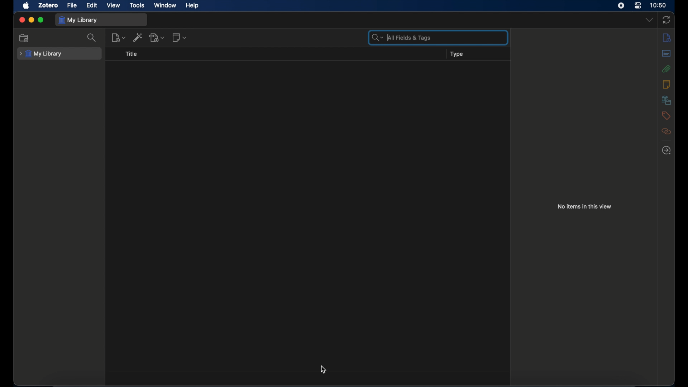 The image size is (688, 387). Describe the element at coordinates (667, 132) in the screenshot. I see `related` at that location.